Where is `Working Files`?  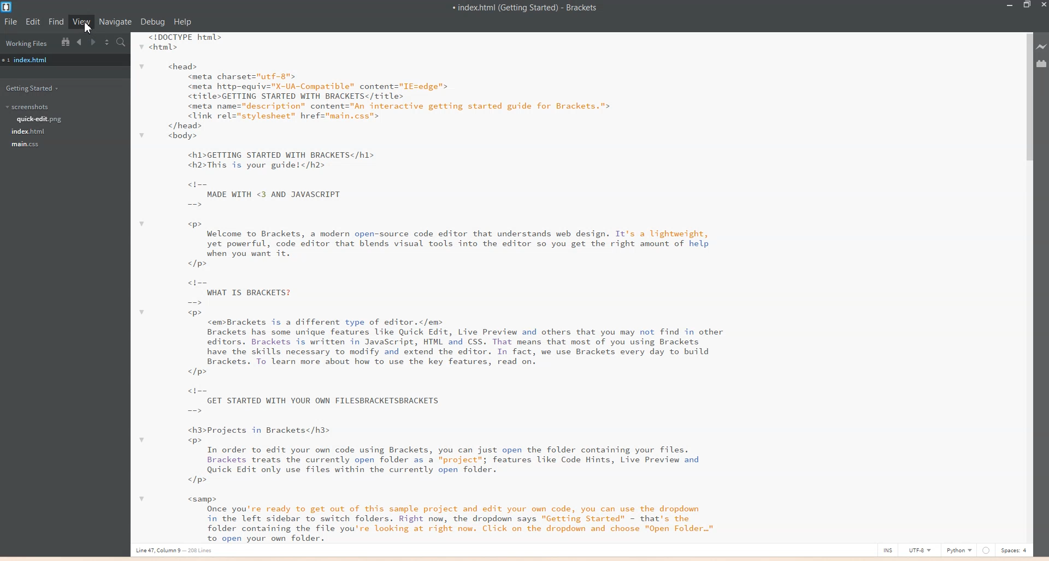
Working Files is located at coordinates (26, 43).